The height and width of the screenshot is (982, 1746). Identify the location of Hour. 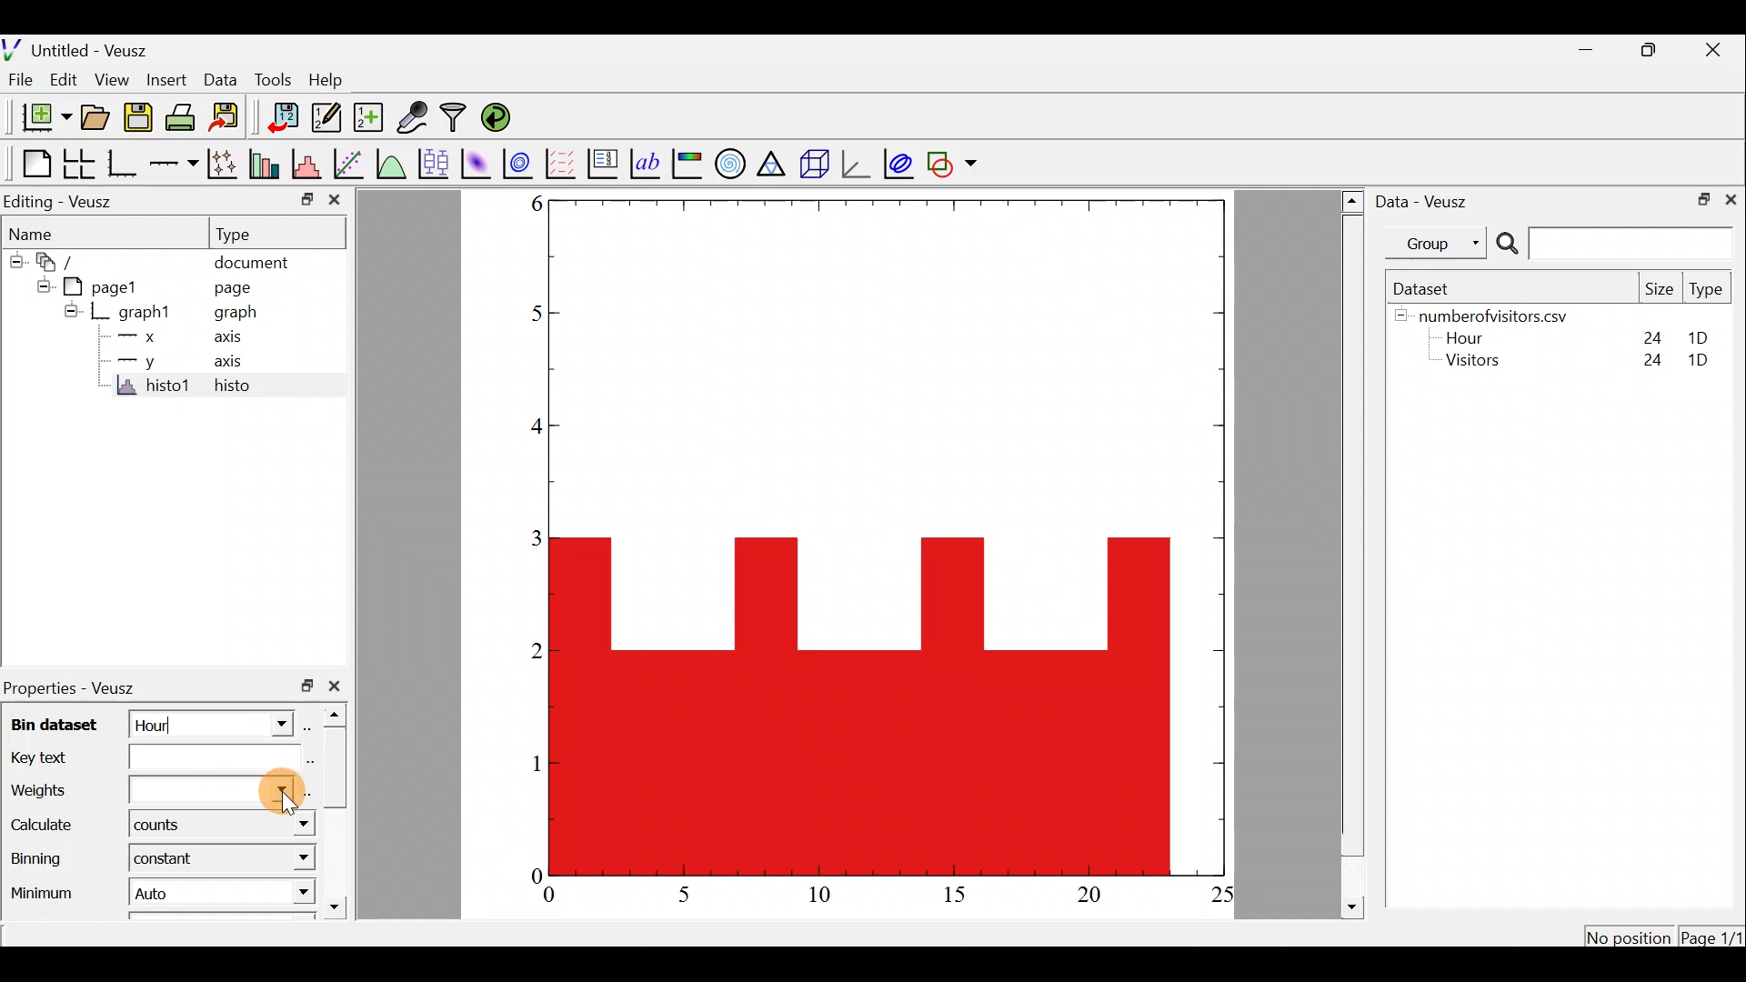
(1472, 337).